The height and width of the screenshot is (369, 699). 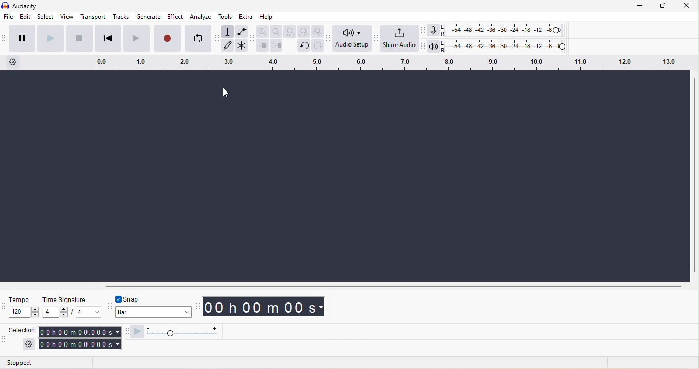 I want to click on play, so click(x=53, y=38).